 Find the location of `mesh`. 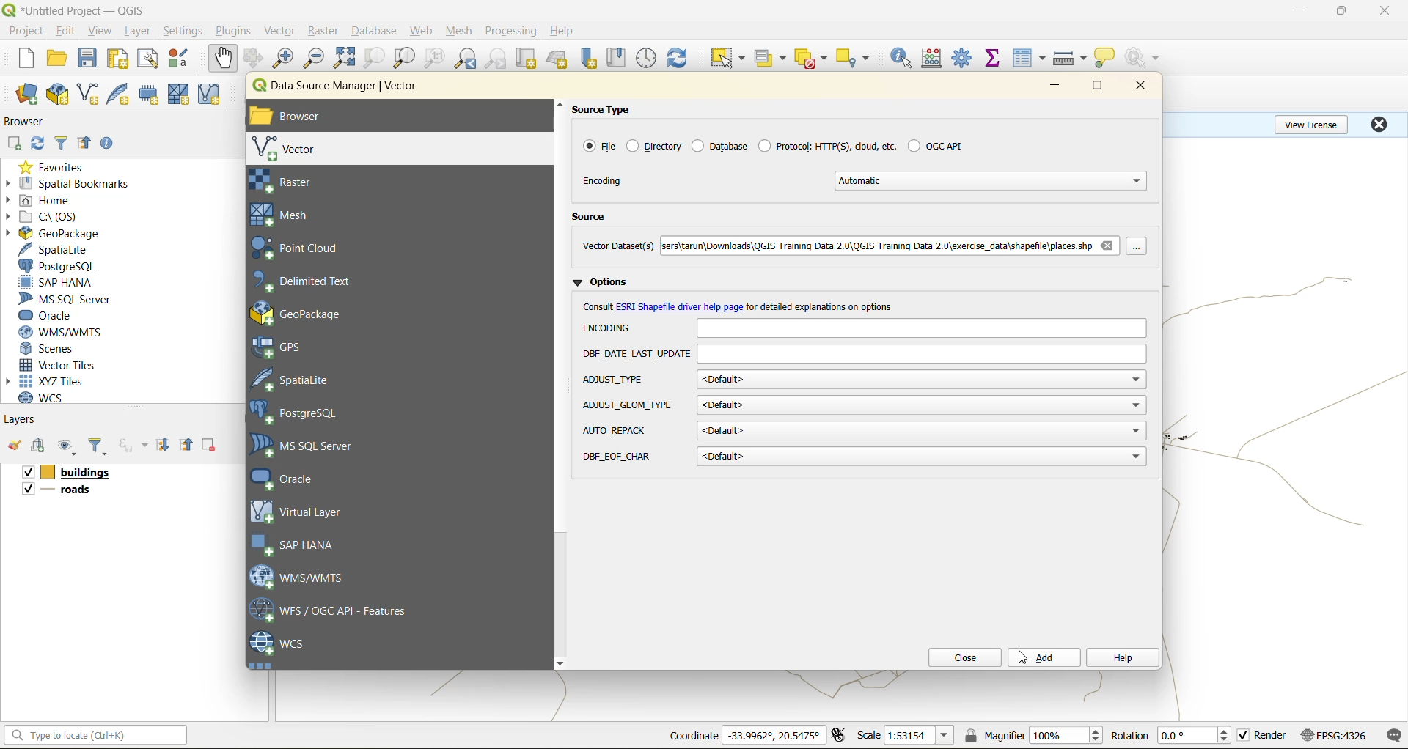

mesh is located at coordinates (287, 215).